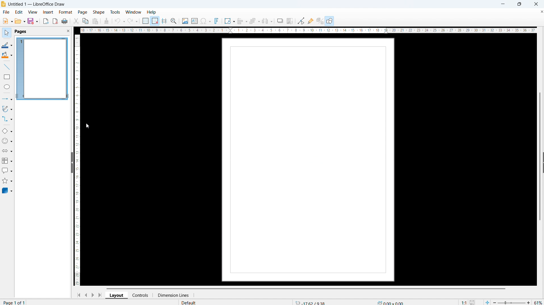  What do you see at coordinates (115, 12) in the screenshot?
I see `tools` at bounding box center [115, 12].